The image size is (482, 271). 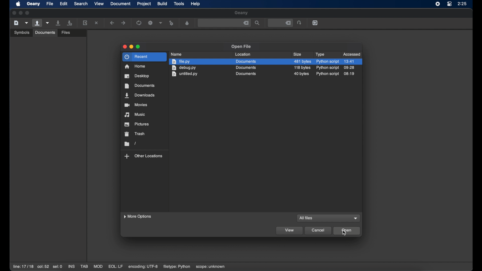 What do you see at coordinates (131, 144) in the screenshot?
I see `folder` at bounding box center [131, 144].